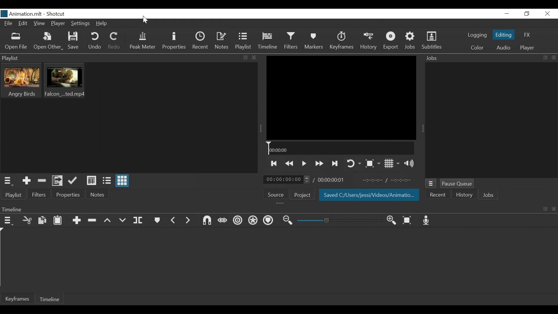 The width and height of the screenshot is (558, 314). Describe the element at coordinates (27, 181) in the screenshot. I see `Add the Source to the playlist` at that location.